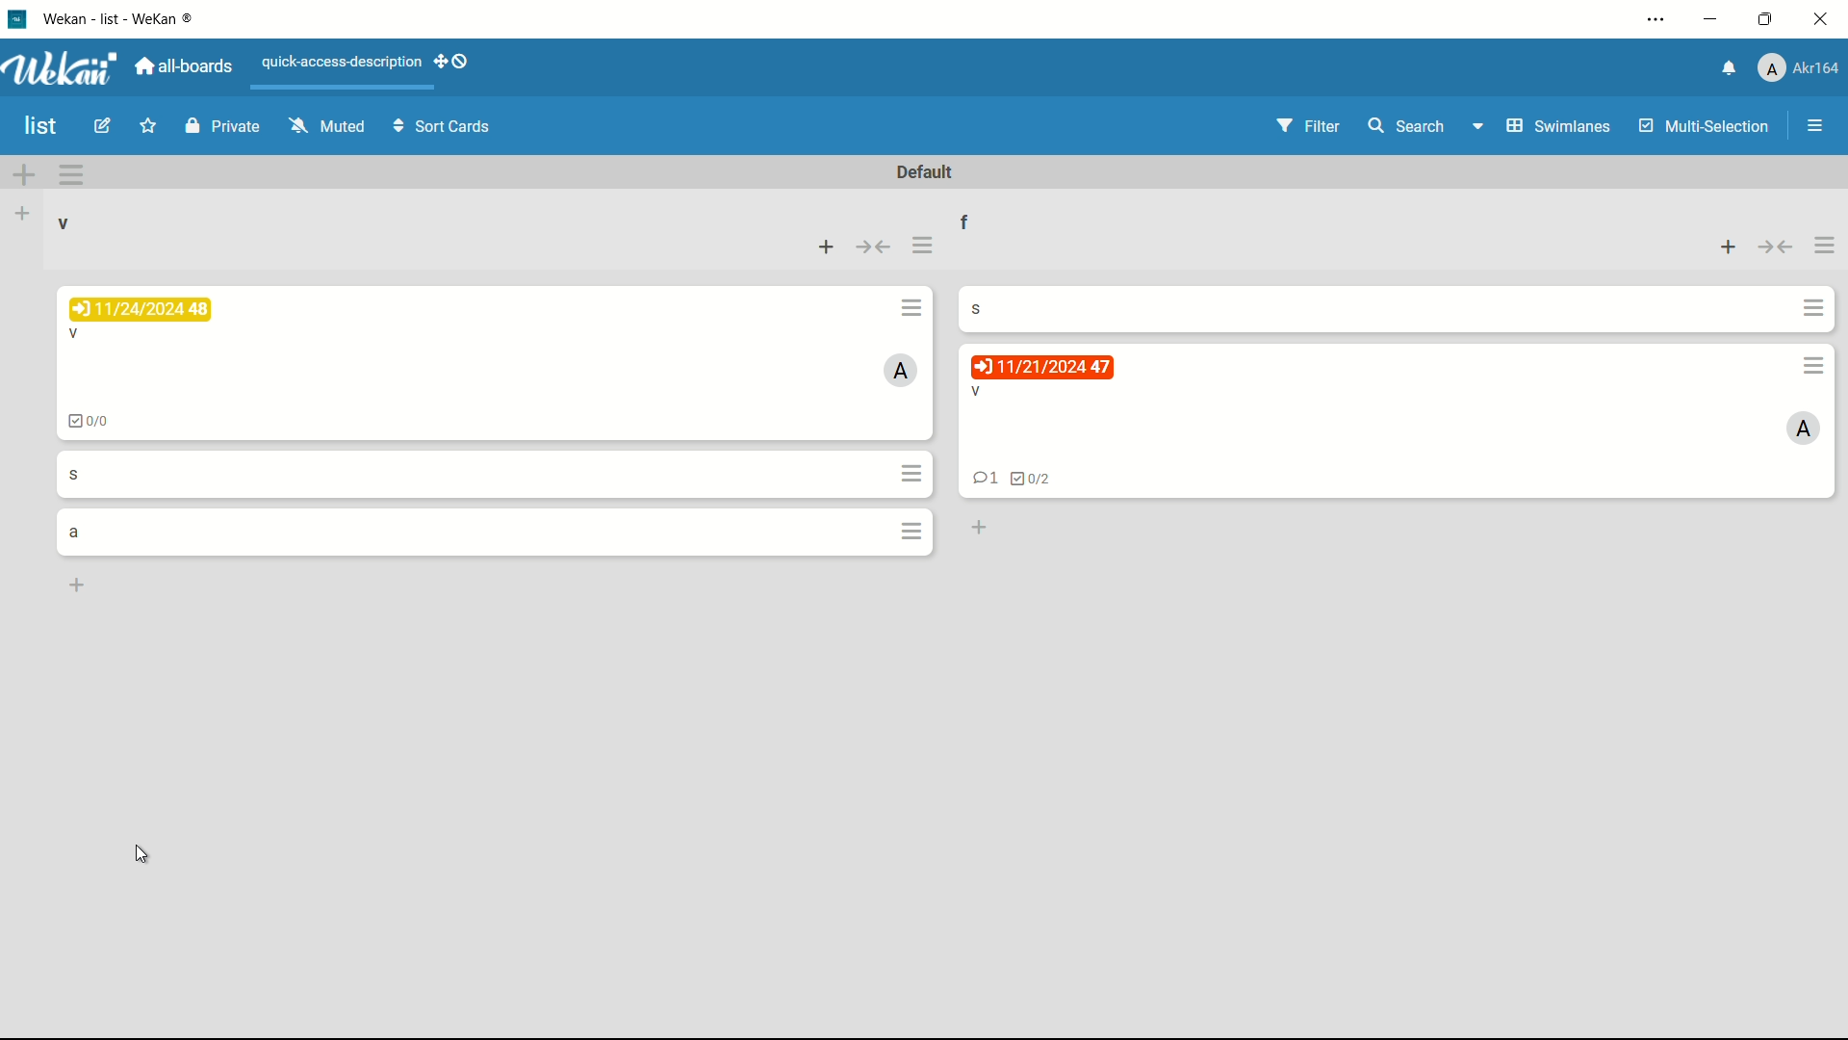  I want to click on card actions, so click(914, 473).